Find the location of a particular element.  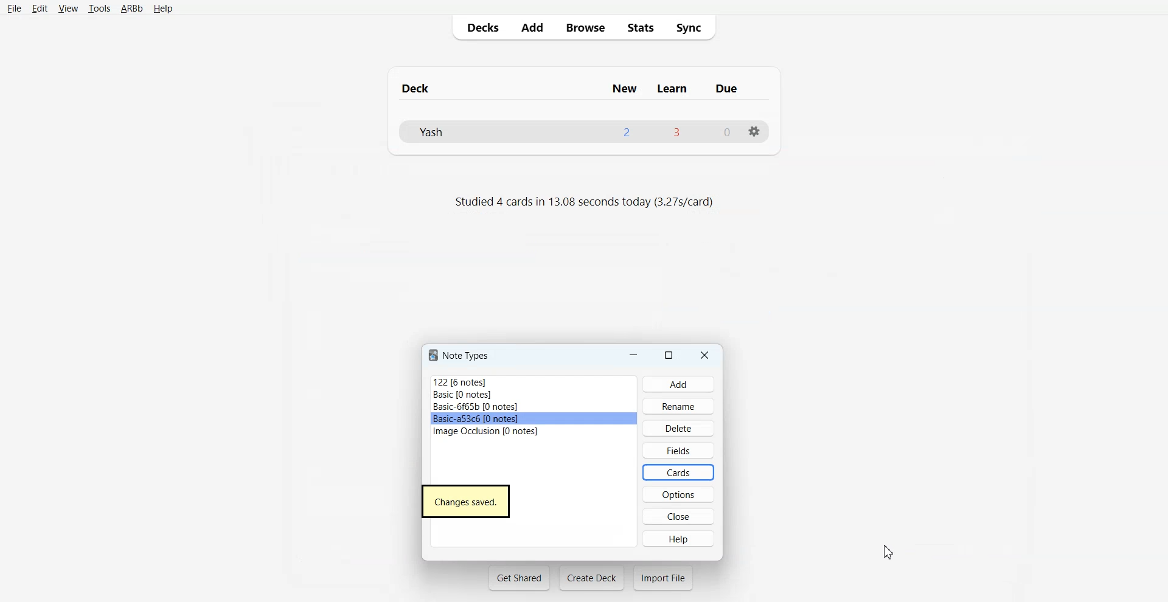

Studied 4 cards in 13.08 seconds today (3.27s/card) is located at coordinates (586, 202).